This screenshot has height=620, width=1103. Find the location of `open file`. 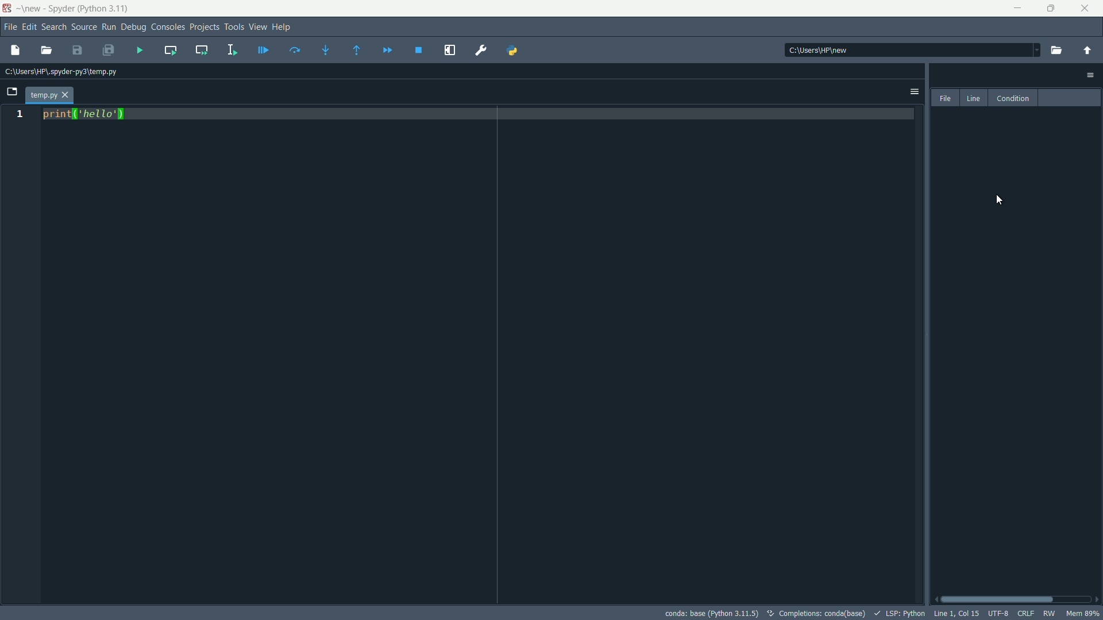

open file is located at coordinates (47, 51).